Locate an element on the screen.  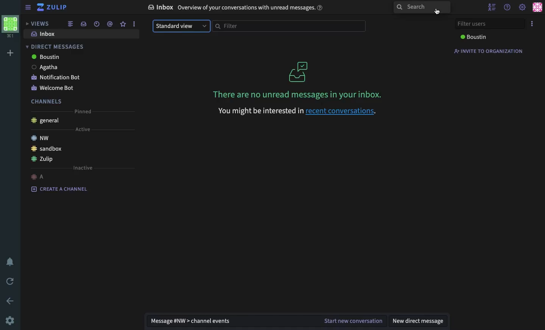
nw is located at coordinates (41, 139).